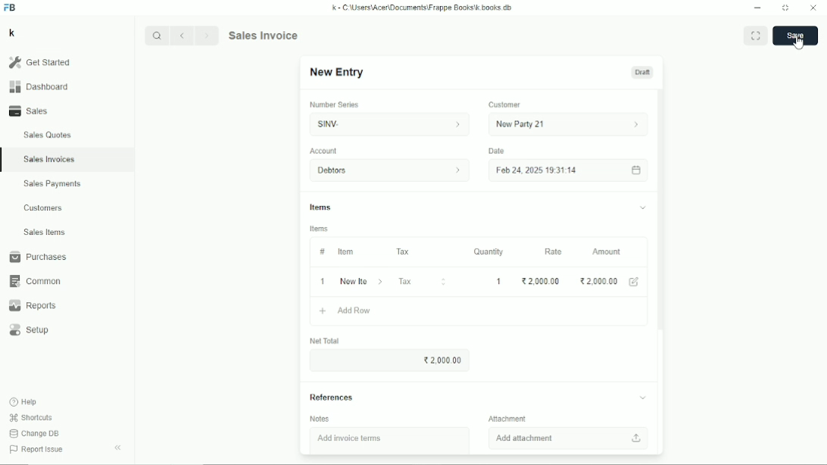 The width and height of the screenshot is (827, 465). I want to click on Common, so click(33, 281).